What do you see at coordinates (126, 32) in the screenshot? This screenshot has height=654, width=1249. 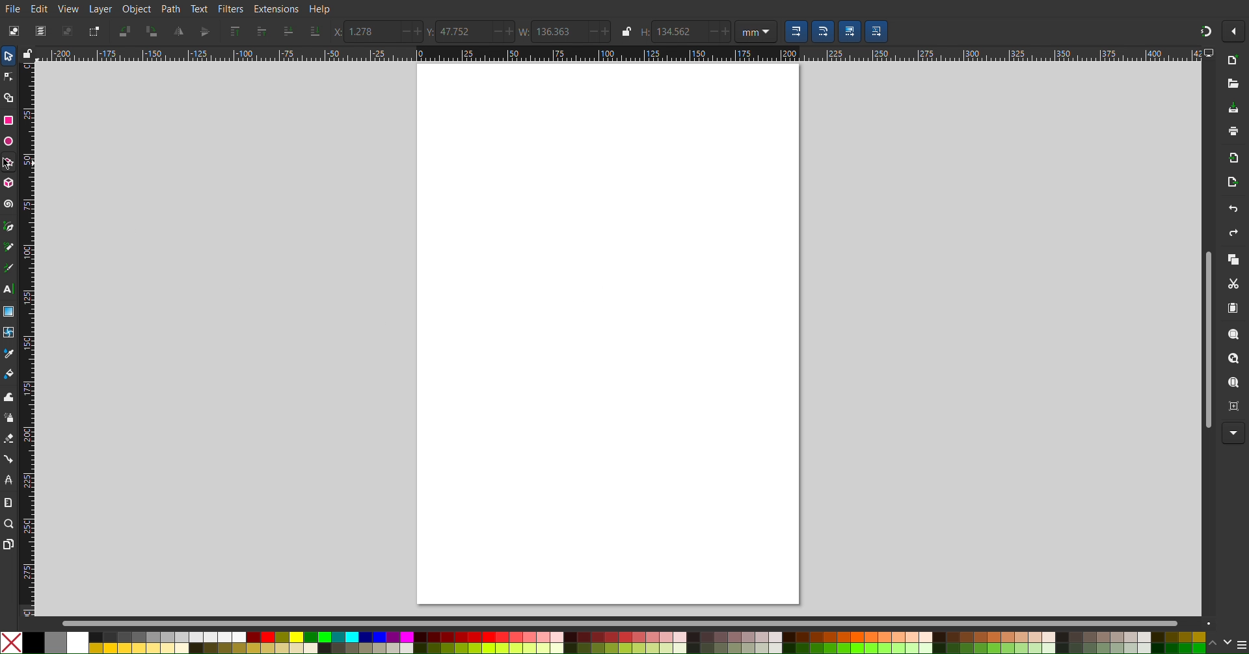 I see `Rotate CCW` at bounding box center [126, 32].